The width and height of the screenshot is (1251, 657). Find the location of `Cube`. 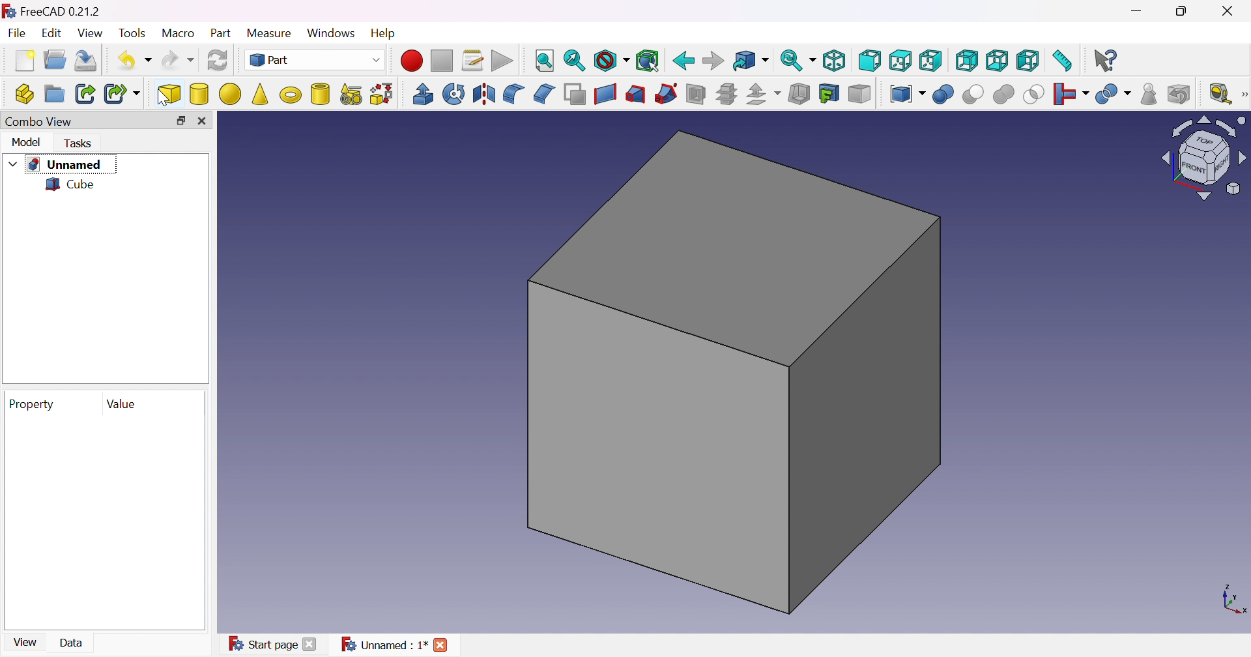

Cube is located at coordinates (734, 372).